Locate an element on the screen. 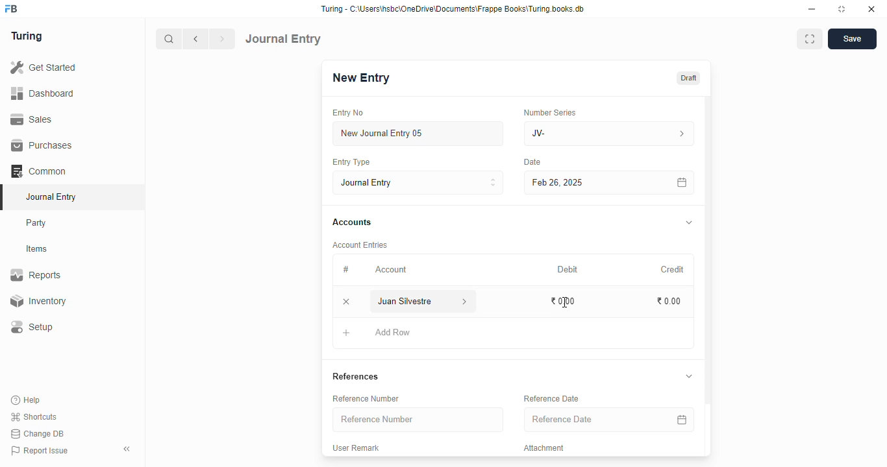 The width and height of the screenshot is (887, 467). cursor is located at coordinates (564, 302).